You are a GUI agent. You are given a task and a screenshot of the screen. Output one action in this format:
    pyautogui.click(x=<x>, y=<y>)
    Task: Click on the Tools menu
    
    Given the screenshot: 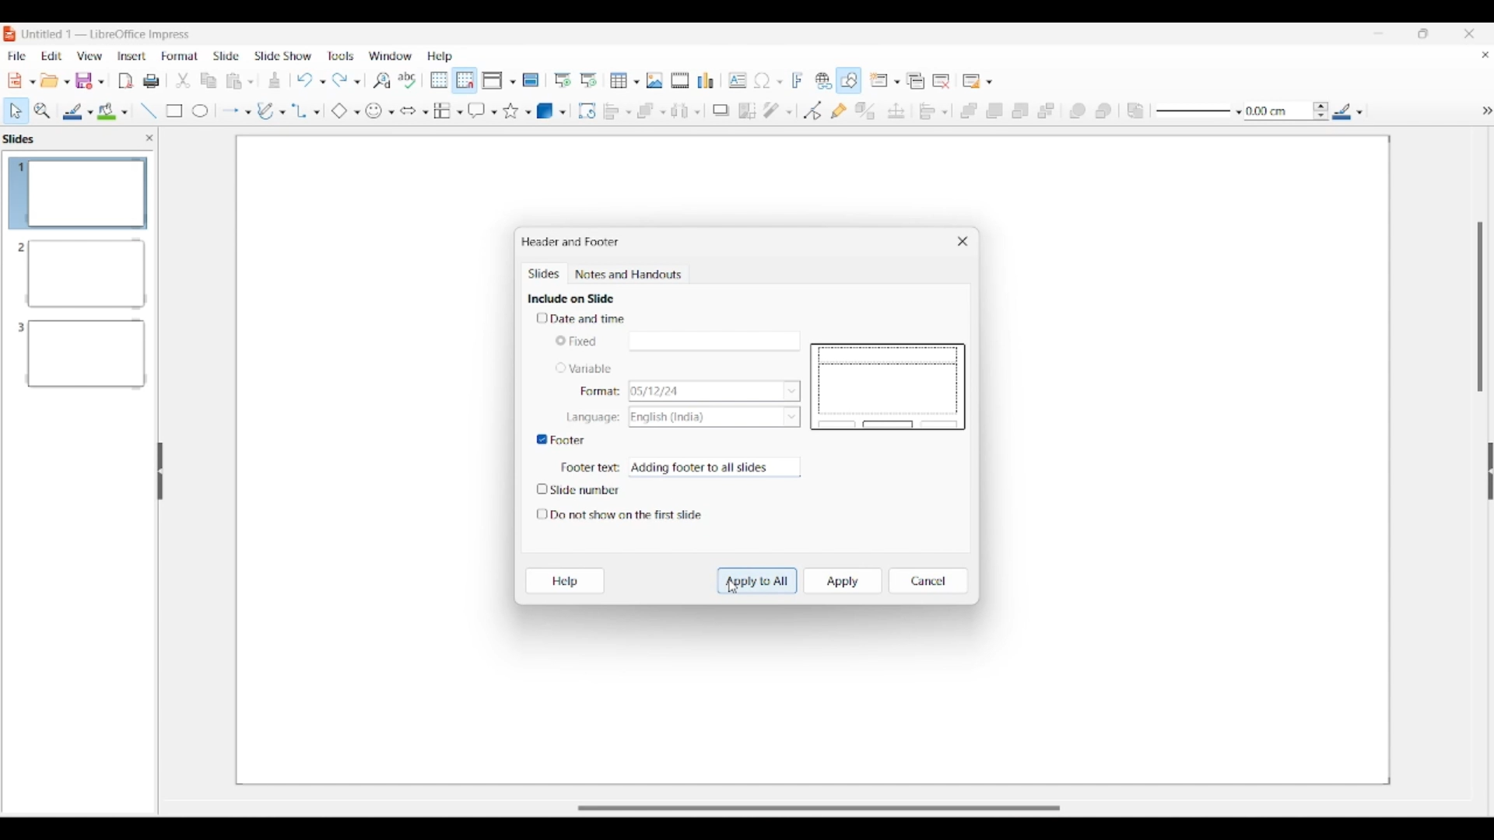 What is the action you would take?
    pyautogui.click(x=341, y=56)
    